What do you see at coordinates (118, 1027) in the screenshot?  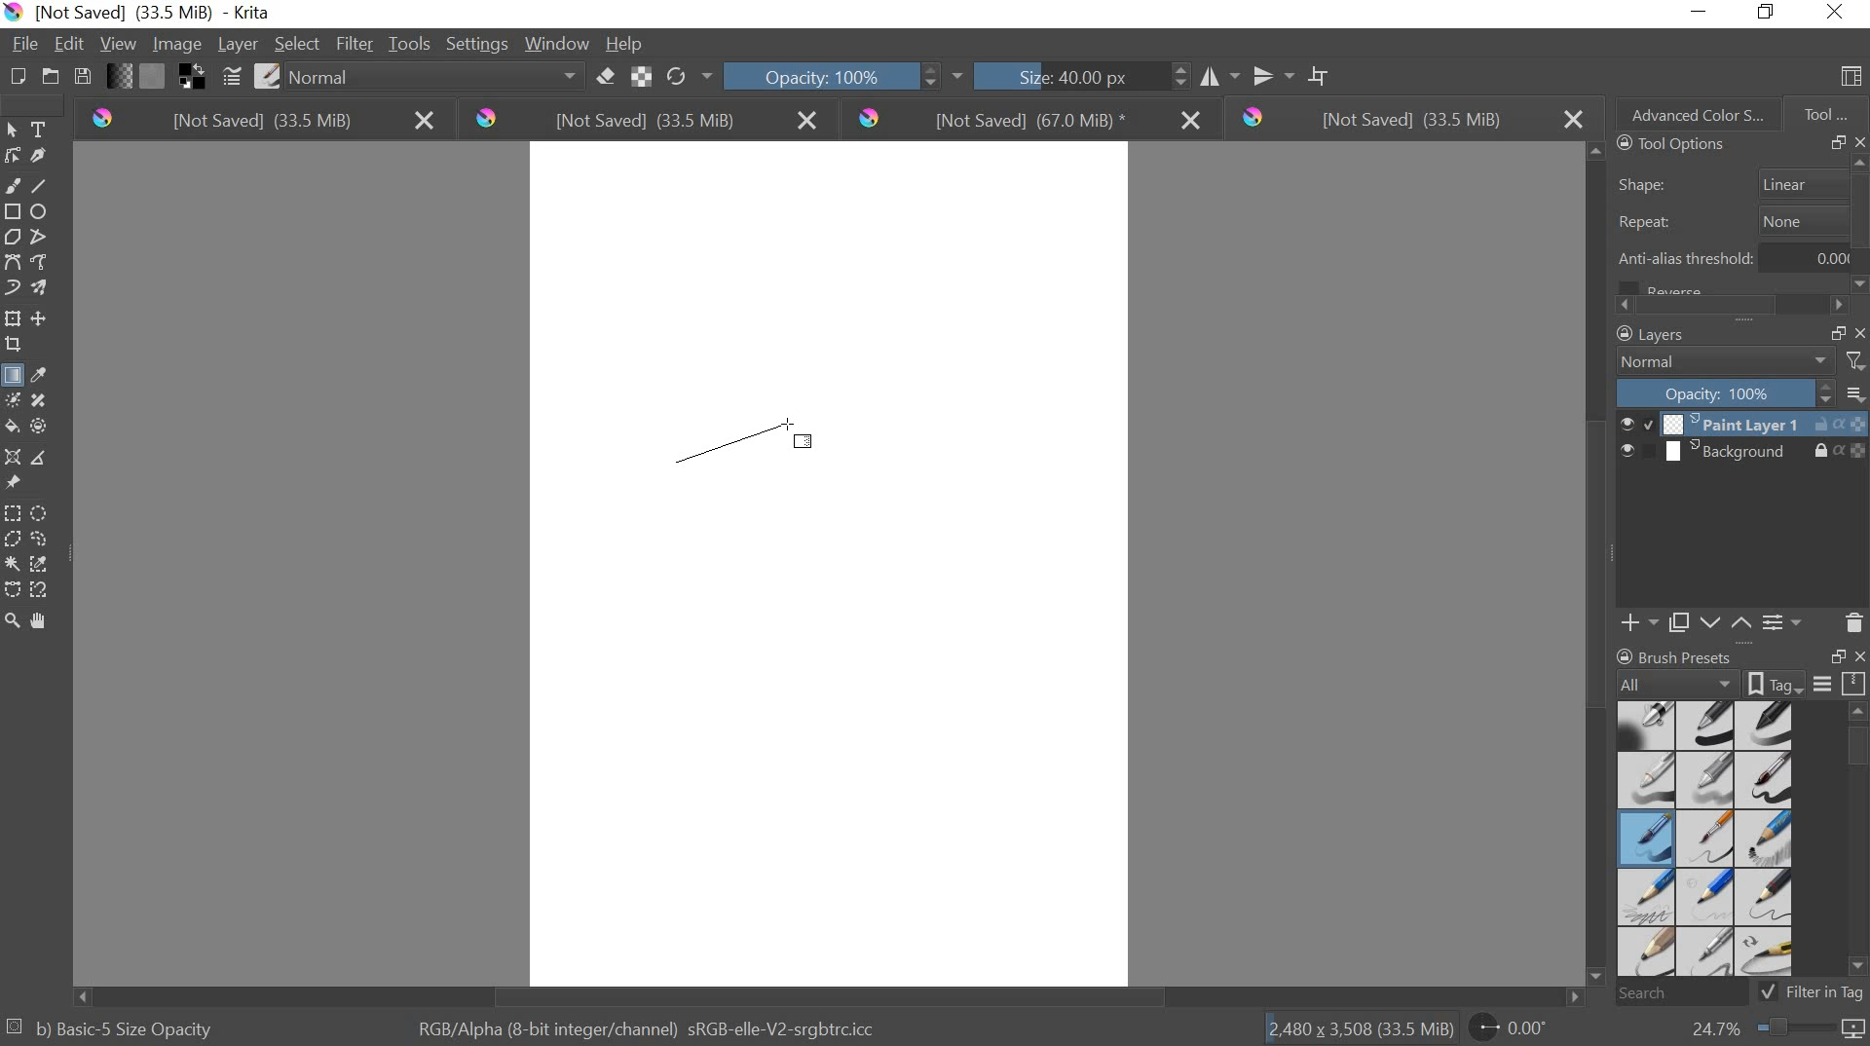 I see `b) basic 5 size opacity` at bounding box center [118, 1027].